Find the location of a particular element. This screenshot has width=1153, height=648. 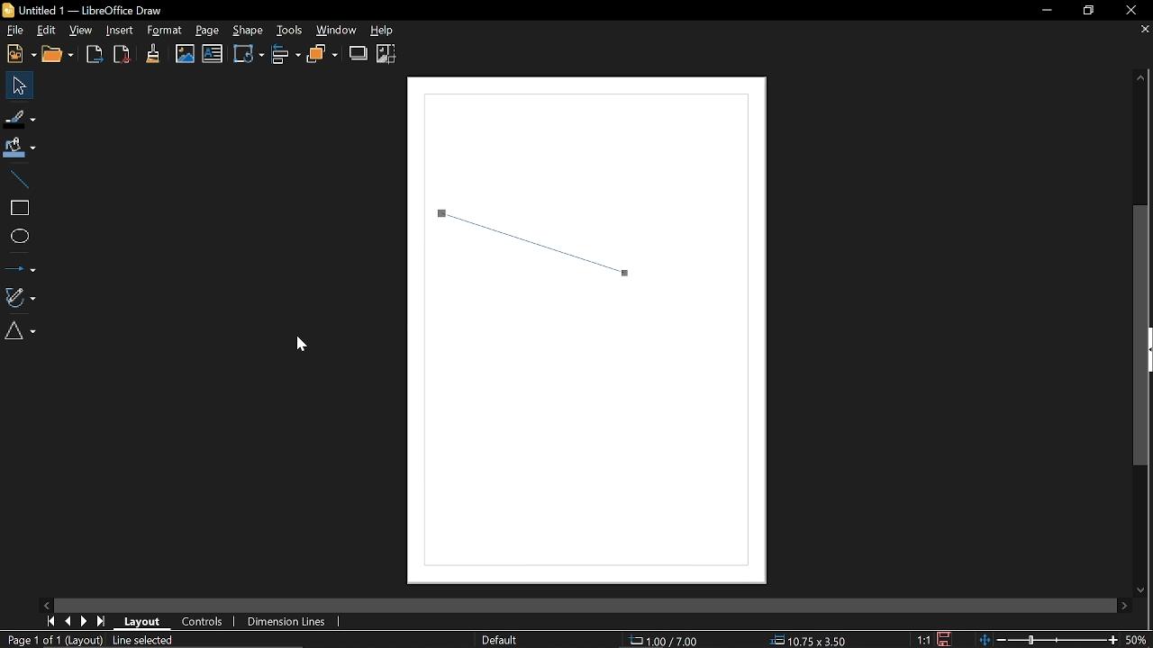

Current page is located at coordinates (50, 640).